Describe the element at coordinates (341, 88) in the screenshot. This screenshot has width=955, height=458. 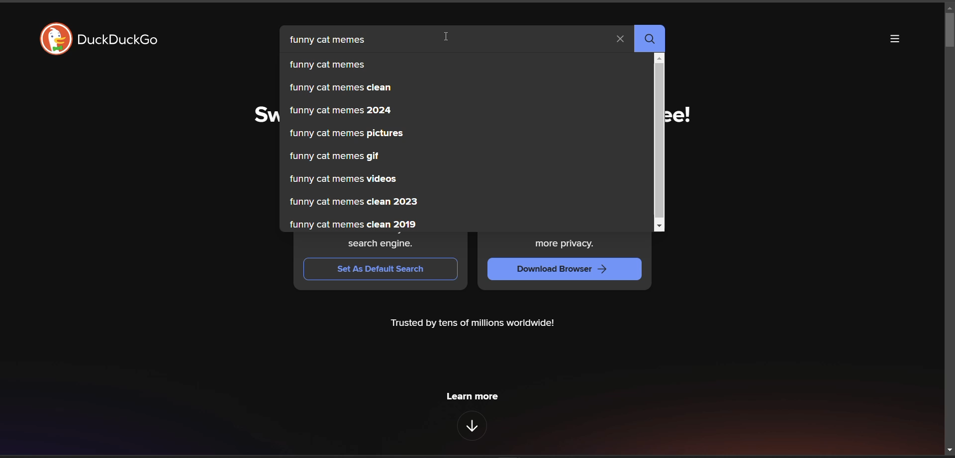
I see `funny cat memes clean` at that location.